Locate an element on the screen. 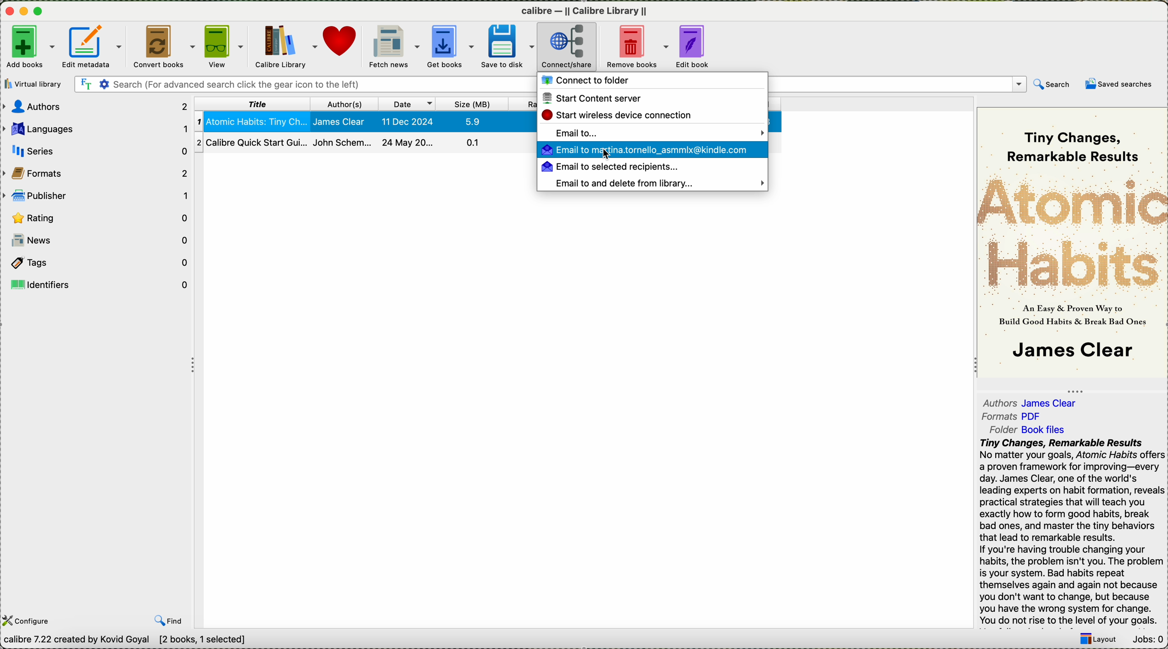 The height and width of the screenshot is (649, 1168). email to selected recipients is located at coordinates (614, 167).